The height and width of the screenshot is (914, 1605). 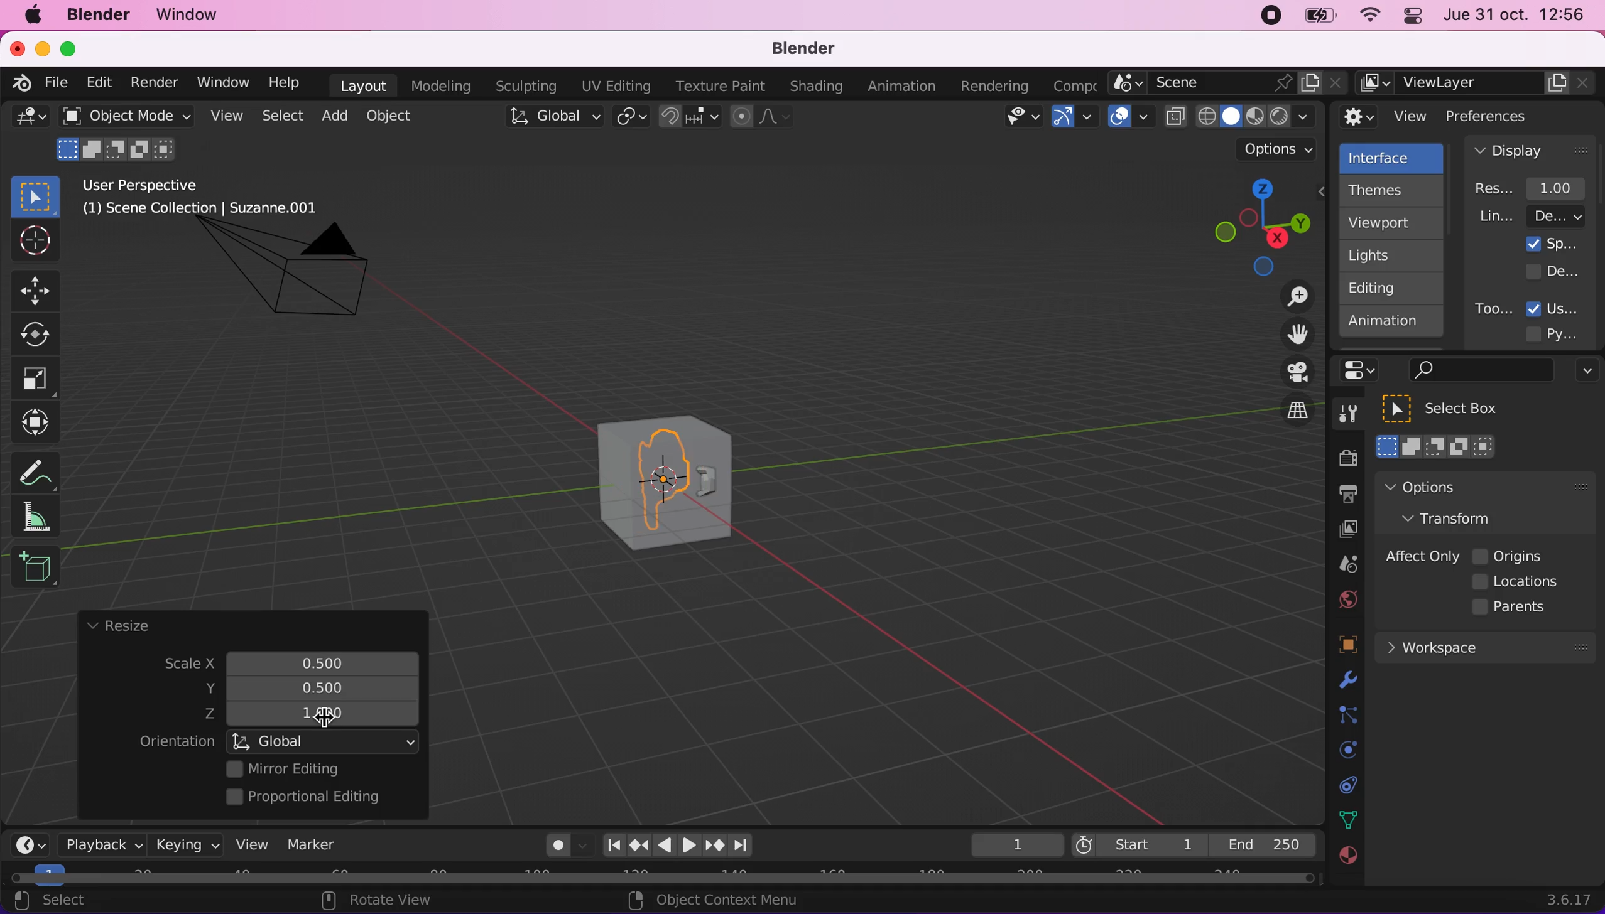 What do you see at coordinates (1420, 556) in the screenshot?
I see `affect only` at bounding box center [1420, 556].